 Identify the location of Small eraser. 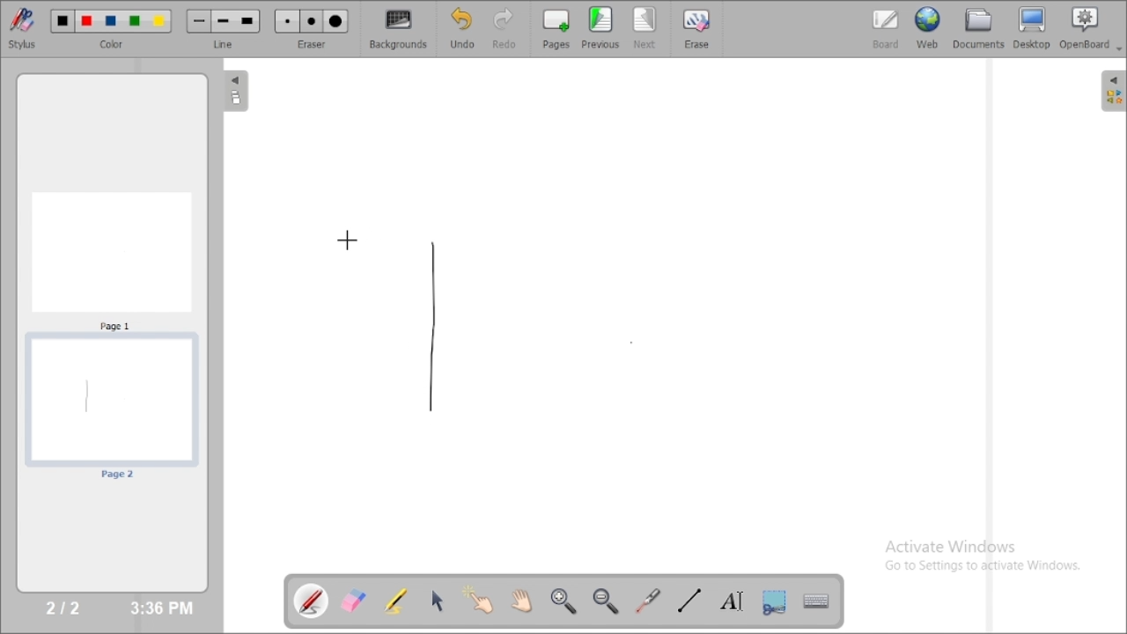
(287, 22).